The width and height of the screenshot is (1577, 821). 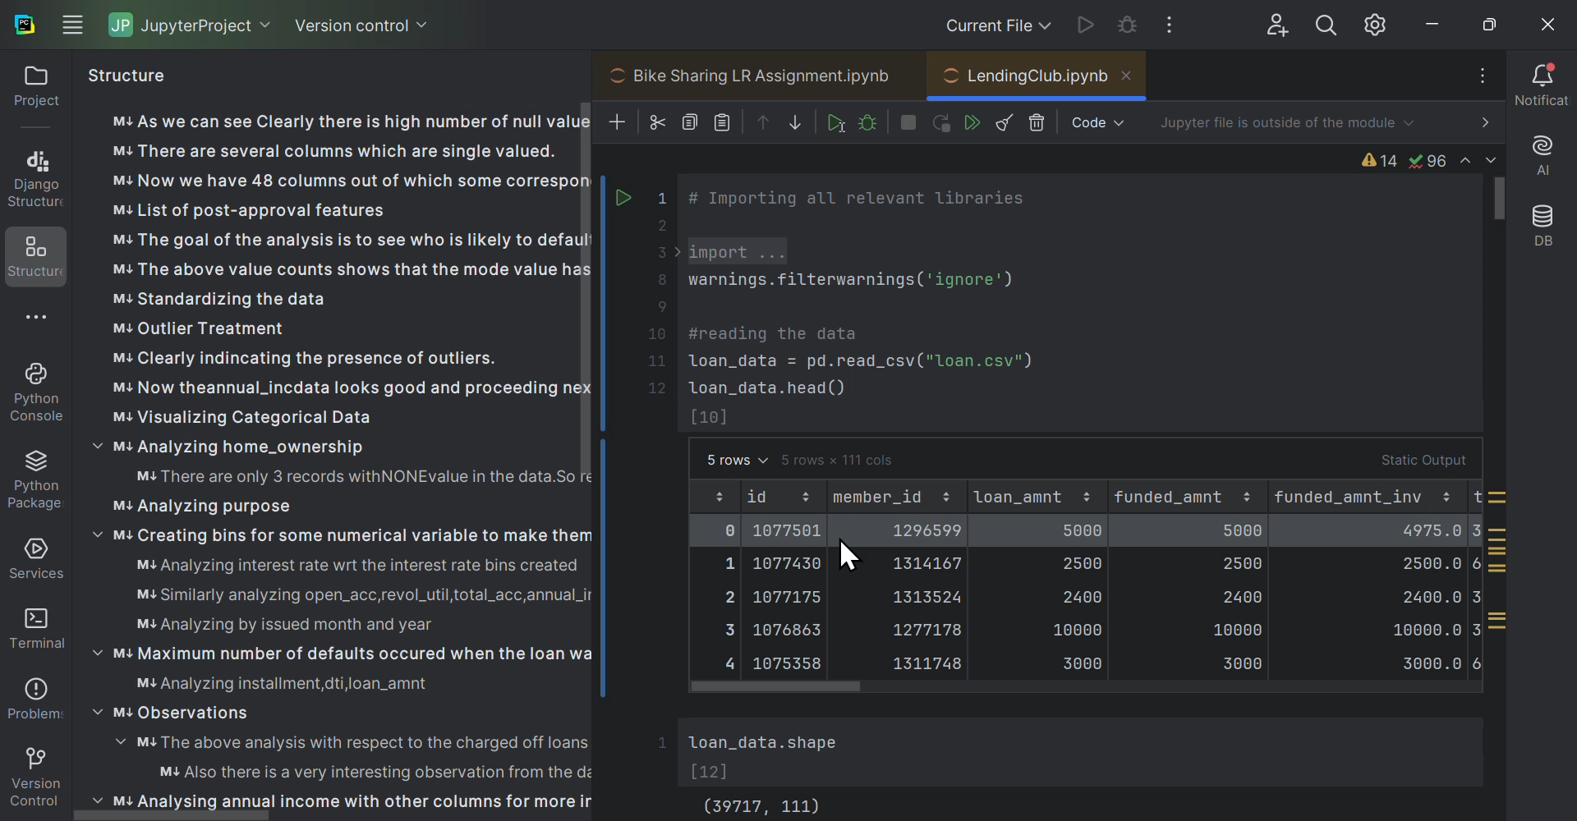 What do you see at coordinates (624, 198) in the screenshot?
I see `arrow` at bounding box center [624, 198].